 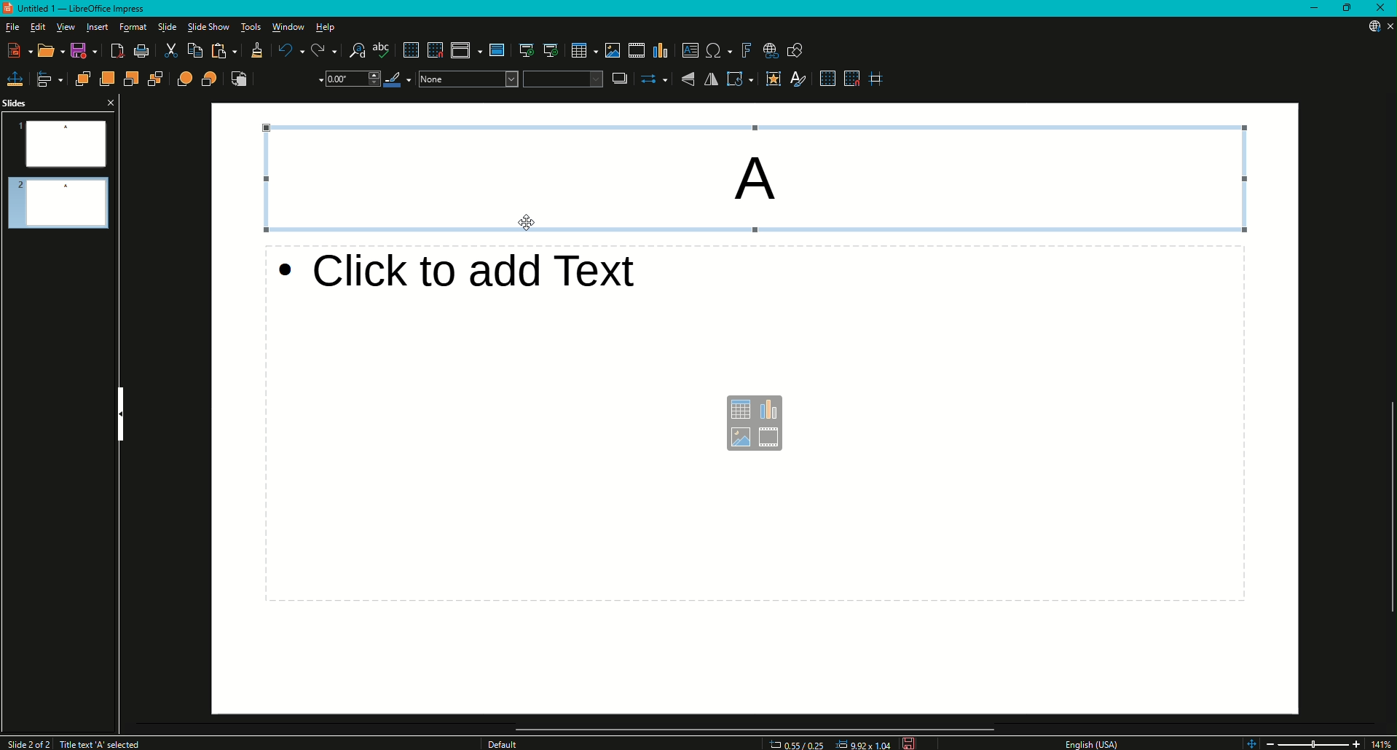 What do you see at coordinates (1368, 26) in the screenshot?
I see `Updates Available` at bounding box center [1368, 26].